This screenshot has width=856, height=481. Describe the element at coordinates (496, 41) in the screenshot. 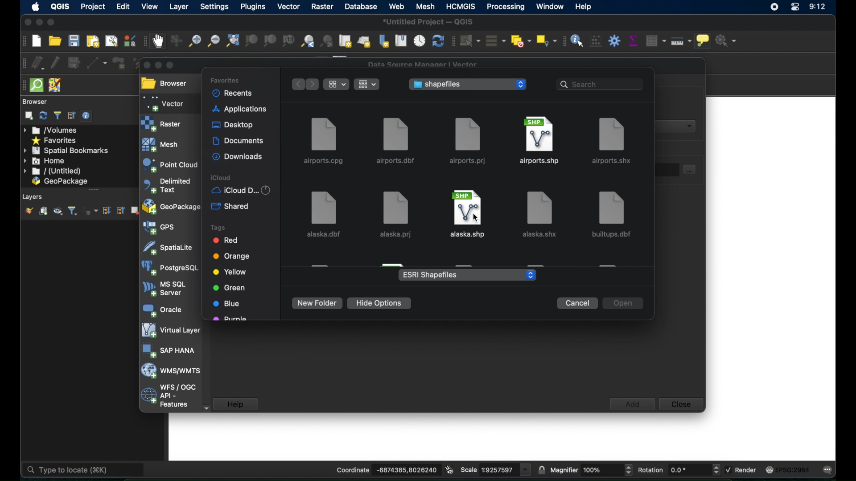

I see `select all features` at that location.